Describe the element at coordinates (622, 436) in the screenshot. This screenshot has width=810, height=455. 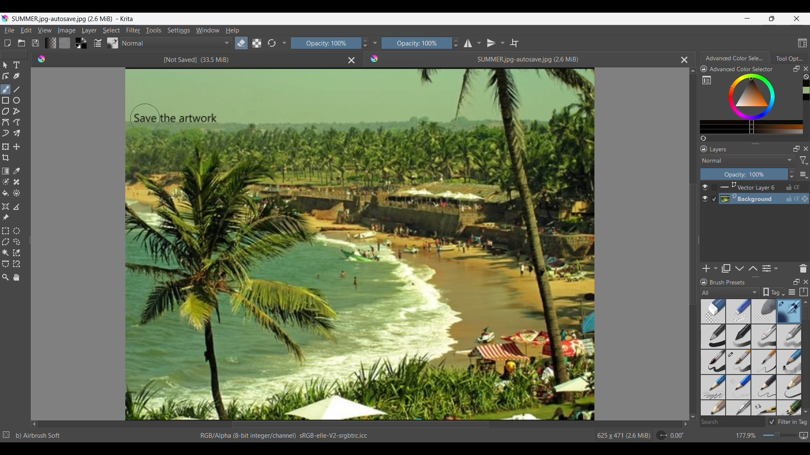
I see `625 x 471 (2.6 MiB)` at that location.